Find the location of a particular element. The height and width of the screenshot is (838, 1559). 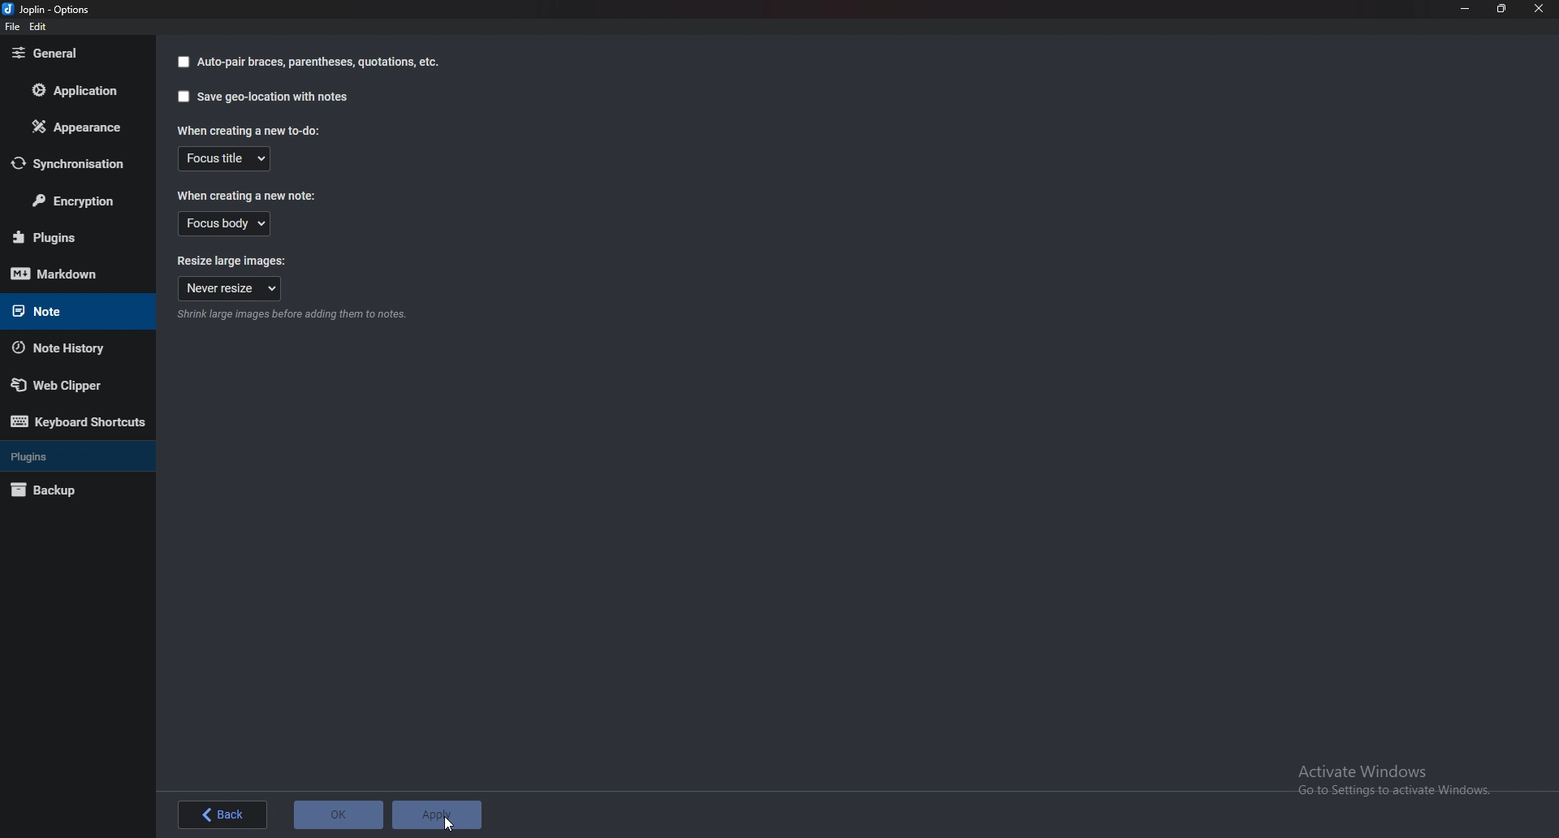

Plugins is located at coordinates (68, 237).